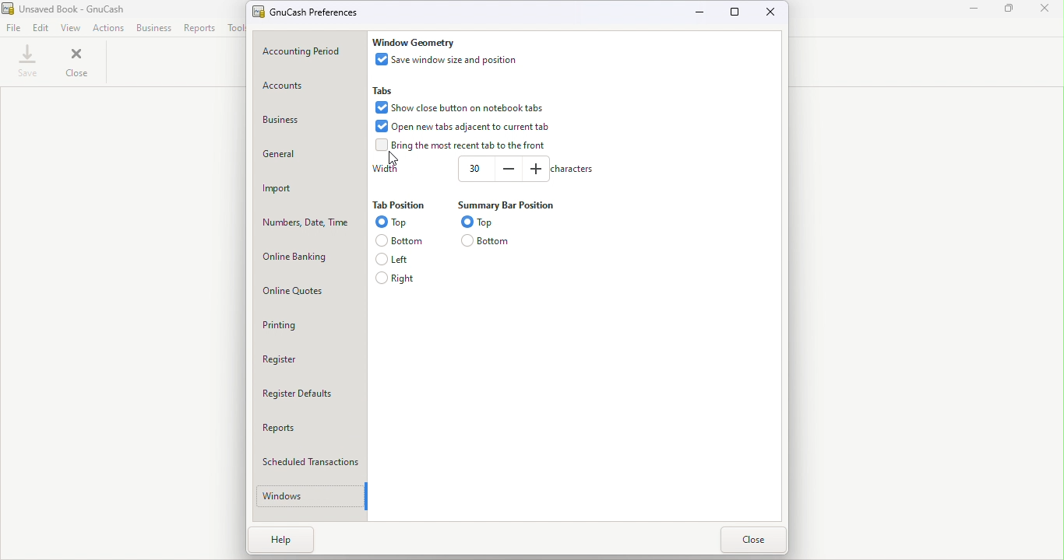  What do you see at coordinates (386, 89) in the screenshot?
I see `Tabs` at bounding box center [386, 89].